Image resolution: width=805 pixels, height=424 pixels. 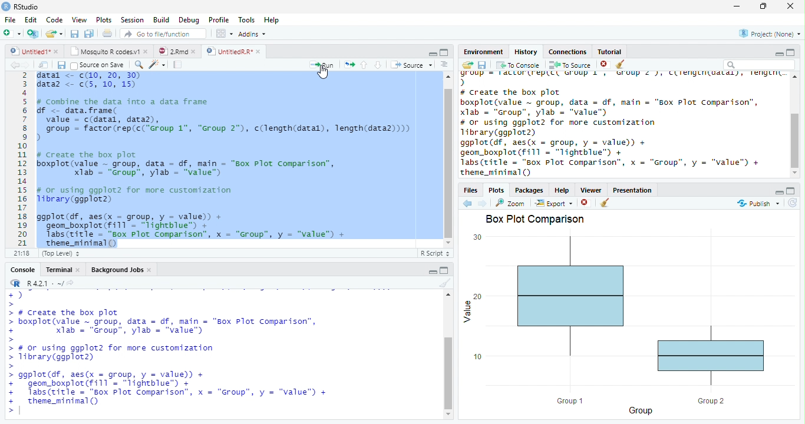 What do you see at coordinates (45, 283) in the screenshot?
I see `R 4.2.1 . ~/` at bounding box center [45, 283].